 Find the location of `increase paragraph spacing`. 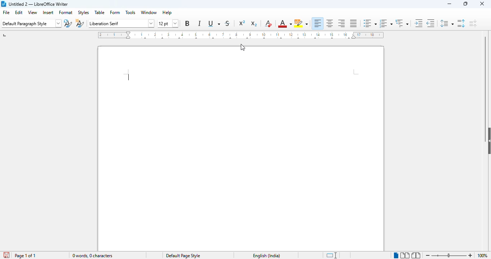

increase paragraph spacing is located at coordinates (462, 23).